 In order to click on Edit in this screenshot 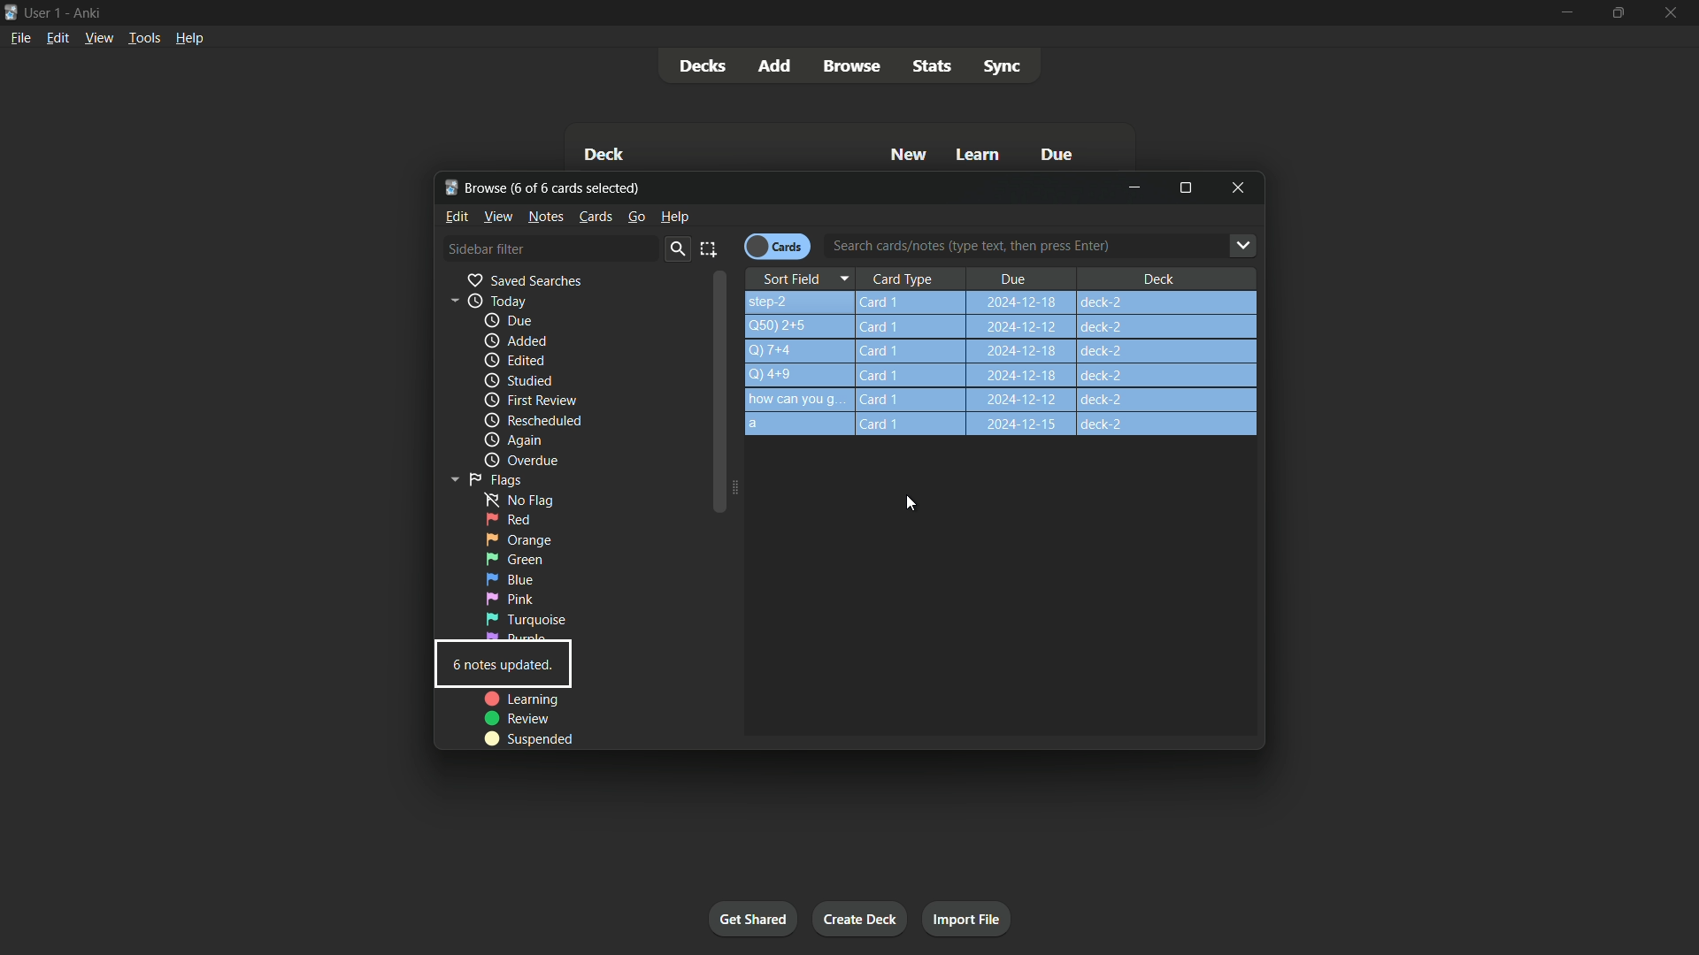, I will do `click(457, 216)`.